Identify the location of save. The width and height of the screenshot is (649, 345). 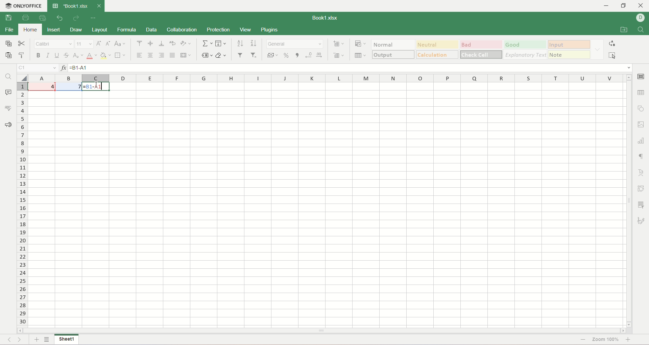
(8, 17).